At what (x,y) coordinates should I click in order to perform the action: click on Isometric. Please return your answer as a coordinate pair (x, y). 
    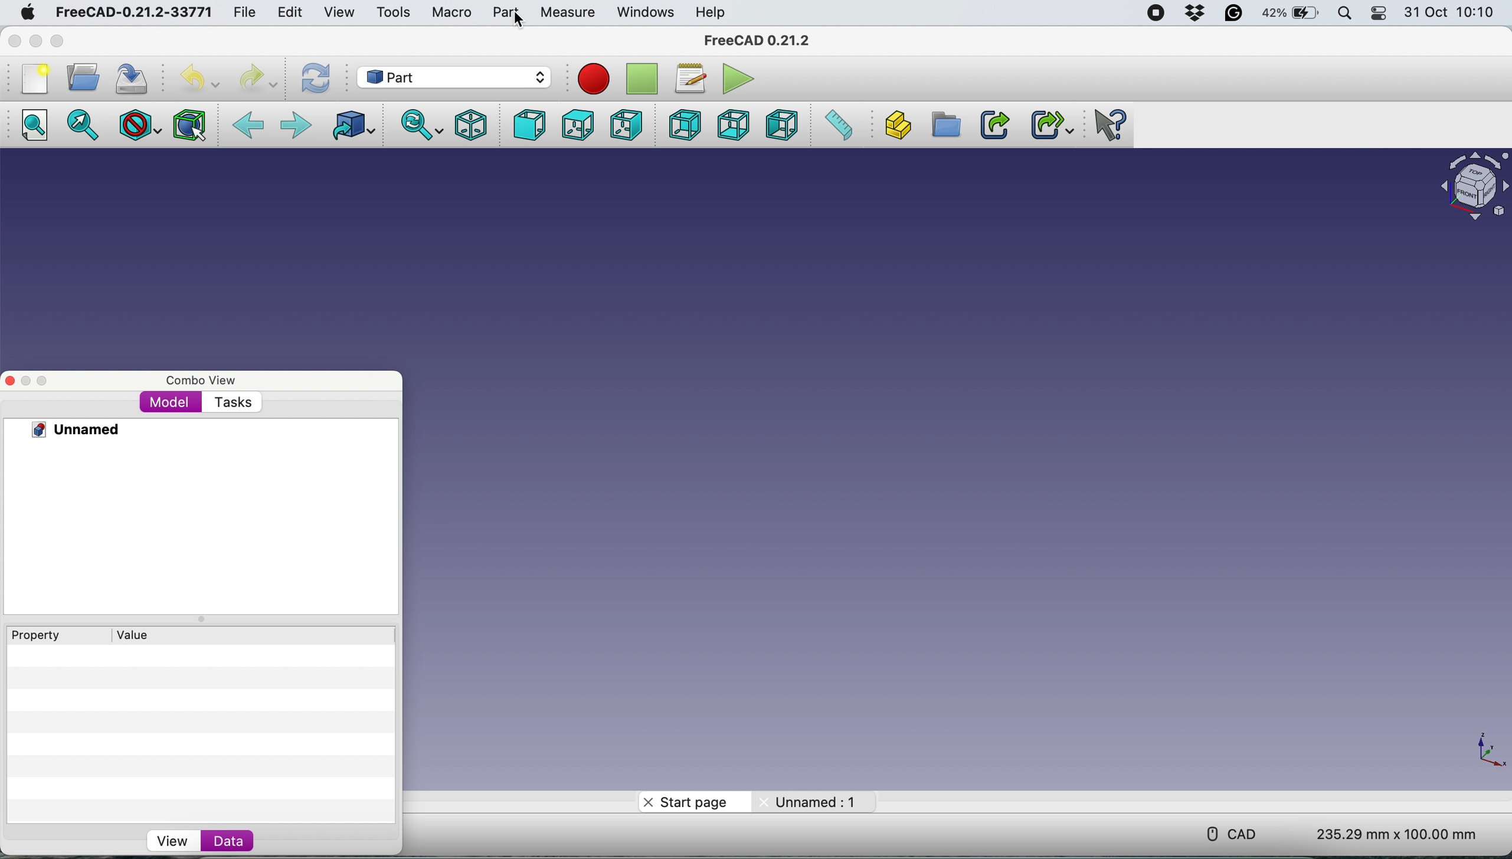
    Looking at the image, I should click on (473, 125).